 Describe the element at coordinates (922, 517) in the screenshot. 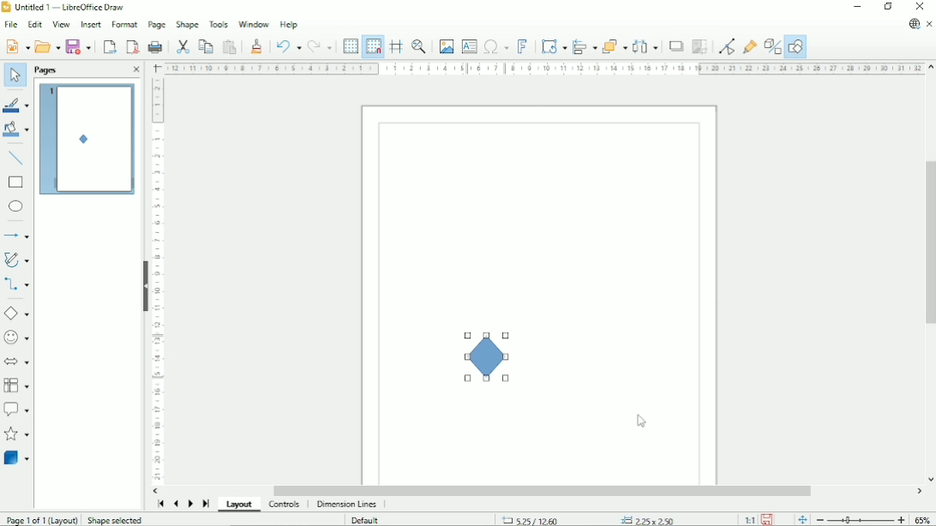

I see `Zoom factor` at that location.